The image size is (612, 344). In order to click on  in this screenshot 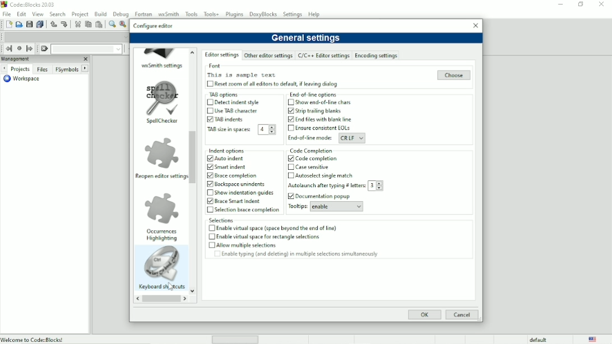, I will do `click(290, 128)`.